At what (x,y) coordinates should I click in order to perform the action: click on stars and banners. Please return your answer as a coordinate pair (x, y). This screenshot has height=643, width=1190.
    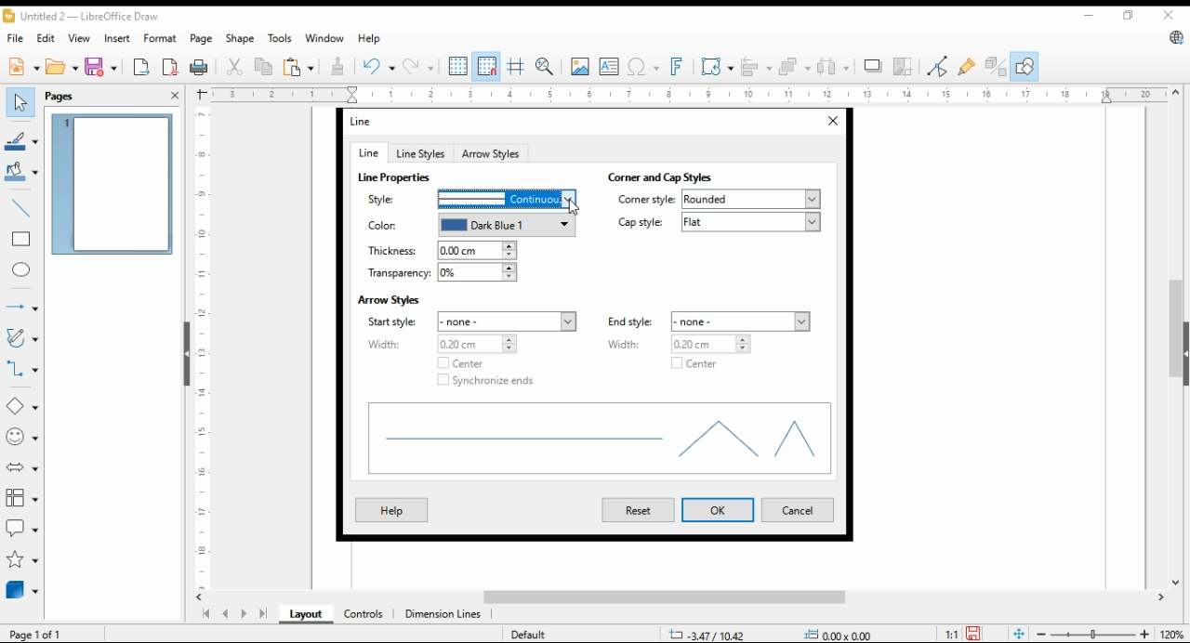
    Looking at the image, I should click on (22, 559).